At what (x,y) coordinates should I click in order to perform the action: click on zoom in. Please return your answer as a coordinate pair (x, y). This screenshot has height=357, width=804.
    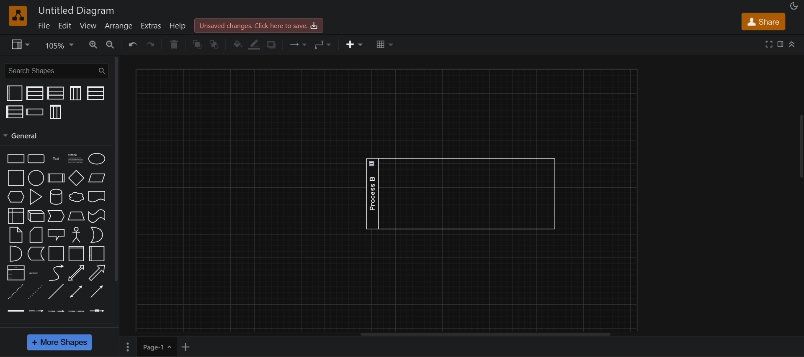
    Looking at the image, I should click on (93, 44).